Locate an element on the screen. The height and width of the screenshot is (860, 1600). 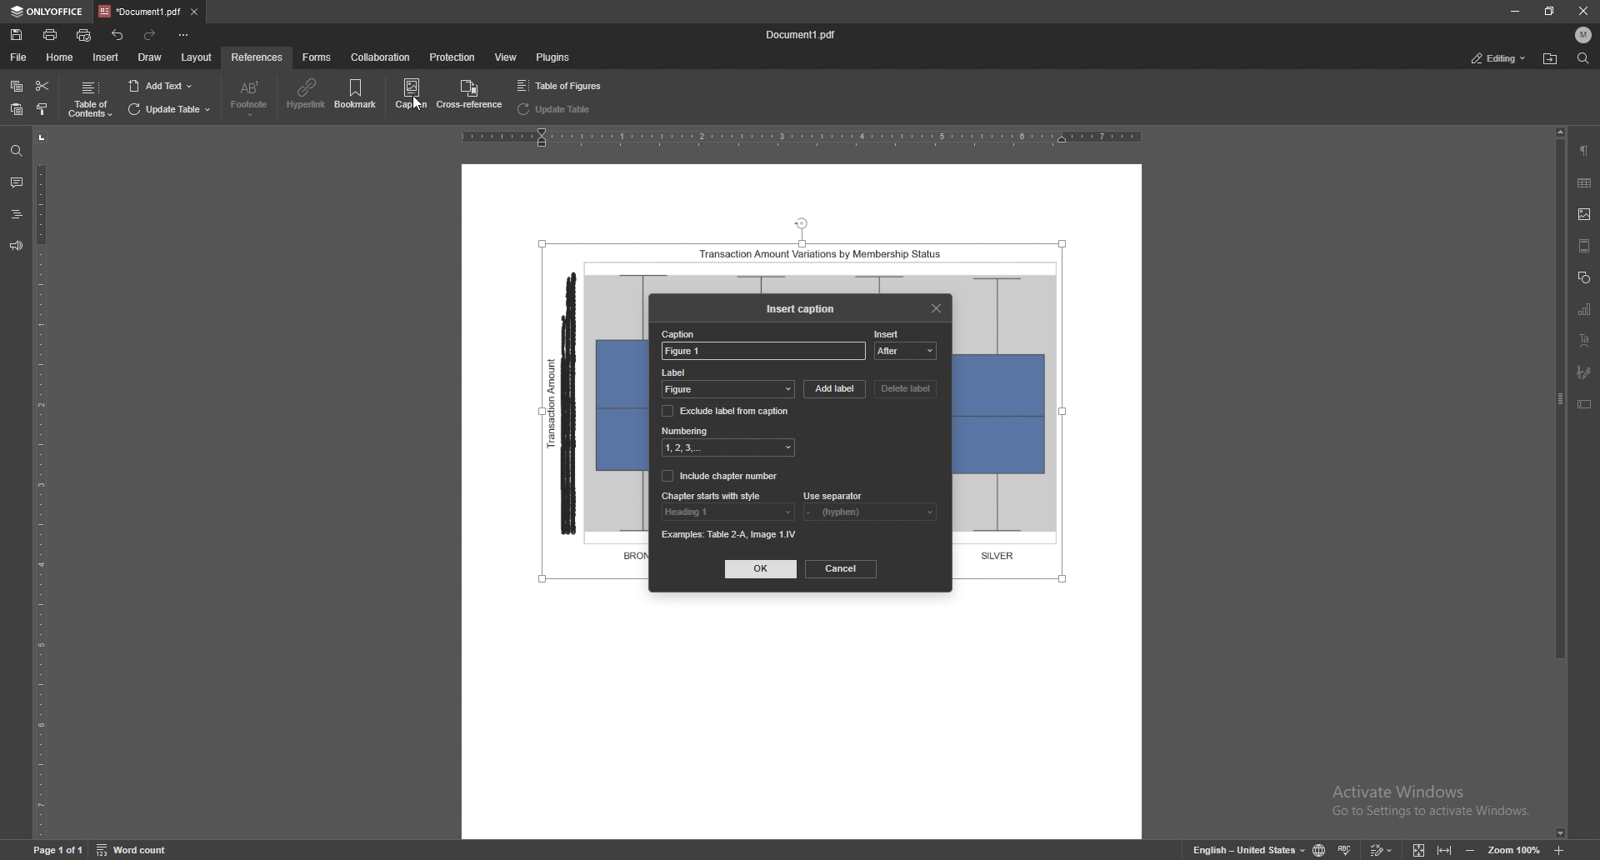
cut is located at coordinates (42, 87).